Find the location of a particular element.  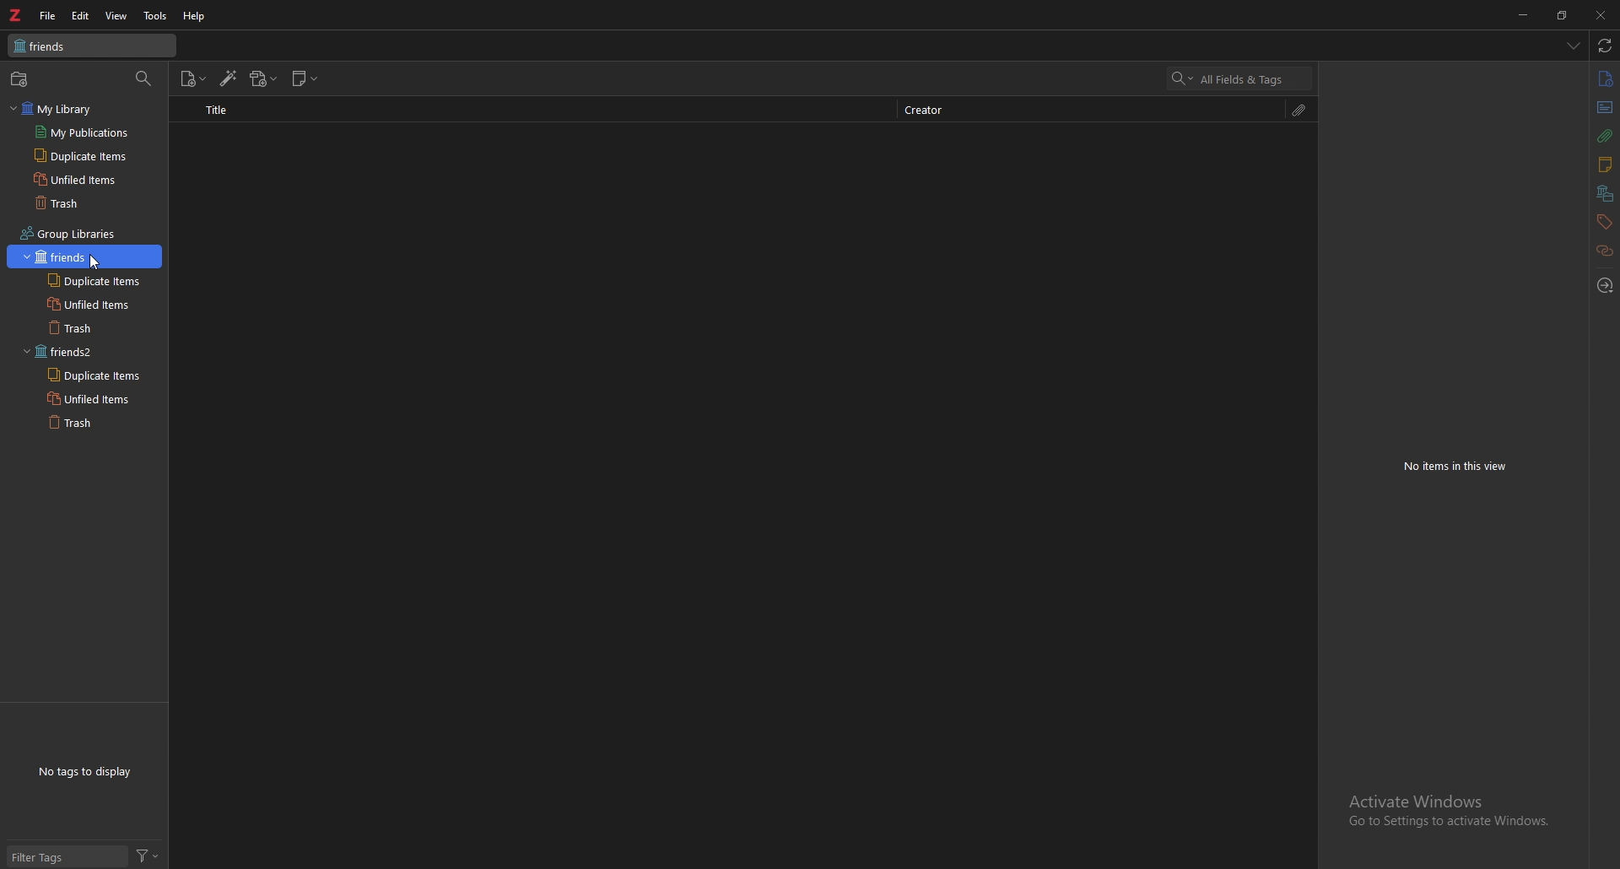

friends is located at coordinates (92, 46).